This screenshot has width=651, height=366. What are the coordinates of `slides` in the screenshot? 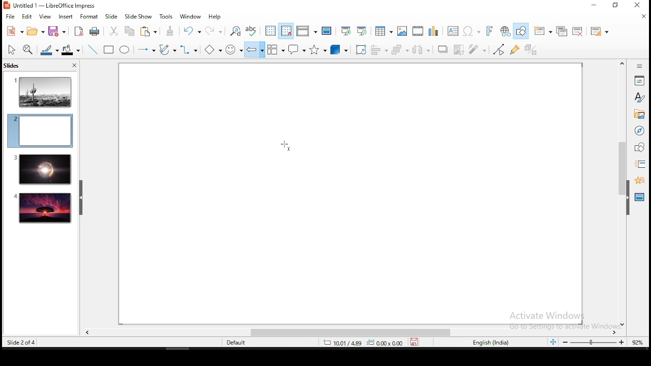 It's located at (14, 66).